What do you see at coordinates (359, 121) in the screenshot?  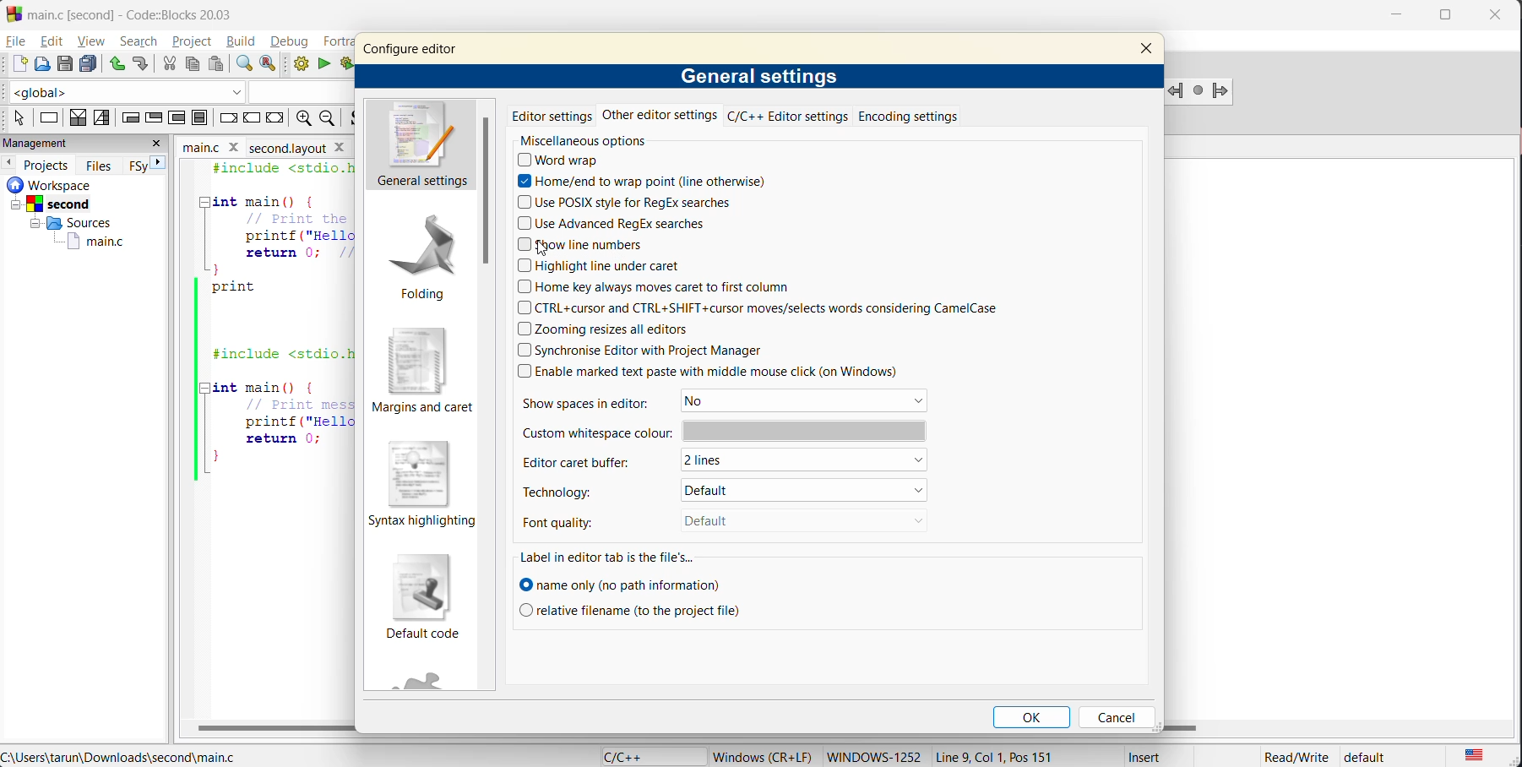 I see `toggle source` at bounding box center [359, 121].